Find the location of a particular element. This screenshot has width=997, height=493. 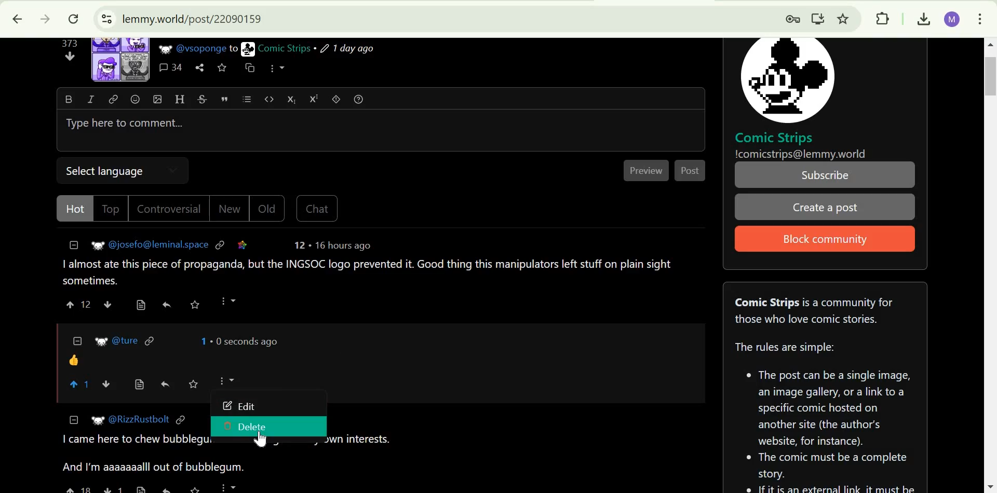

Preview is located at coordinates (648, 171).